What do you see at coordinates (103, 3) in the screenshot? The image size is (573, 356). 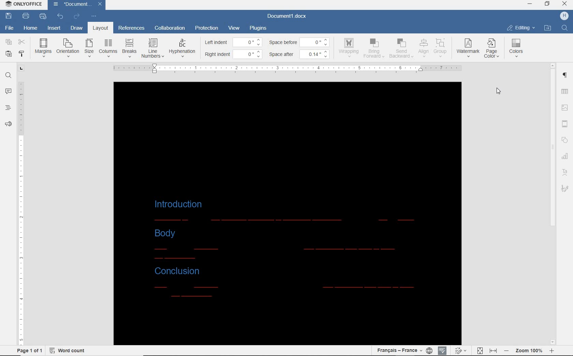 I see `close` at bounding box center [103, 3].